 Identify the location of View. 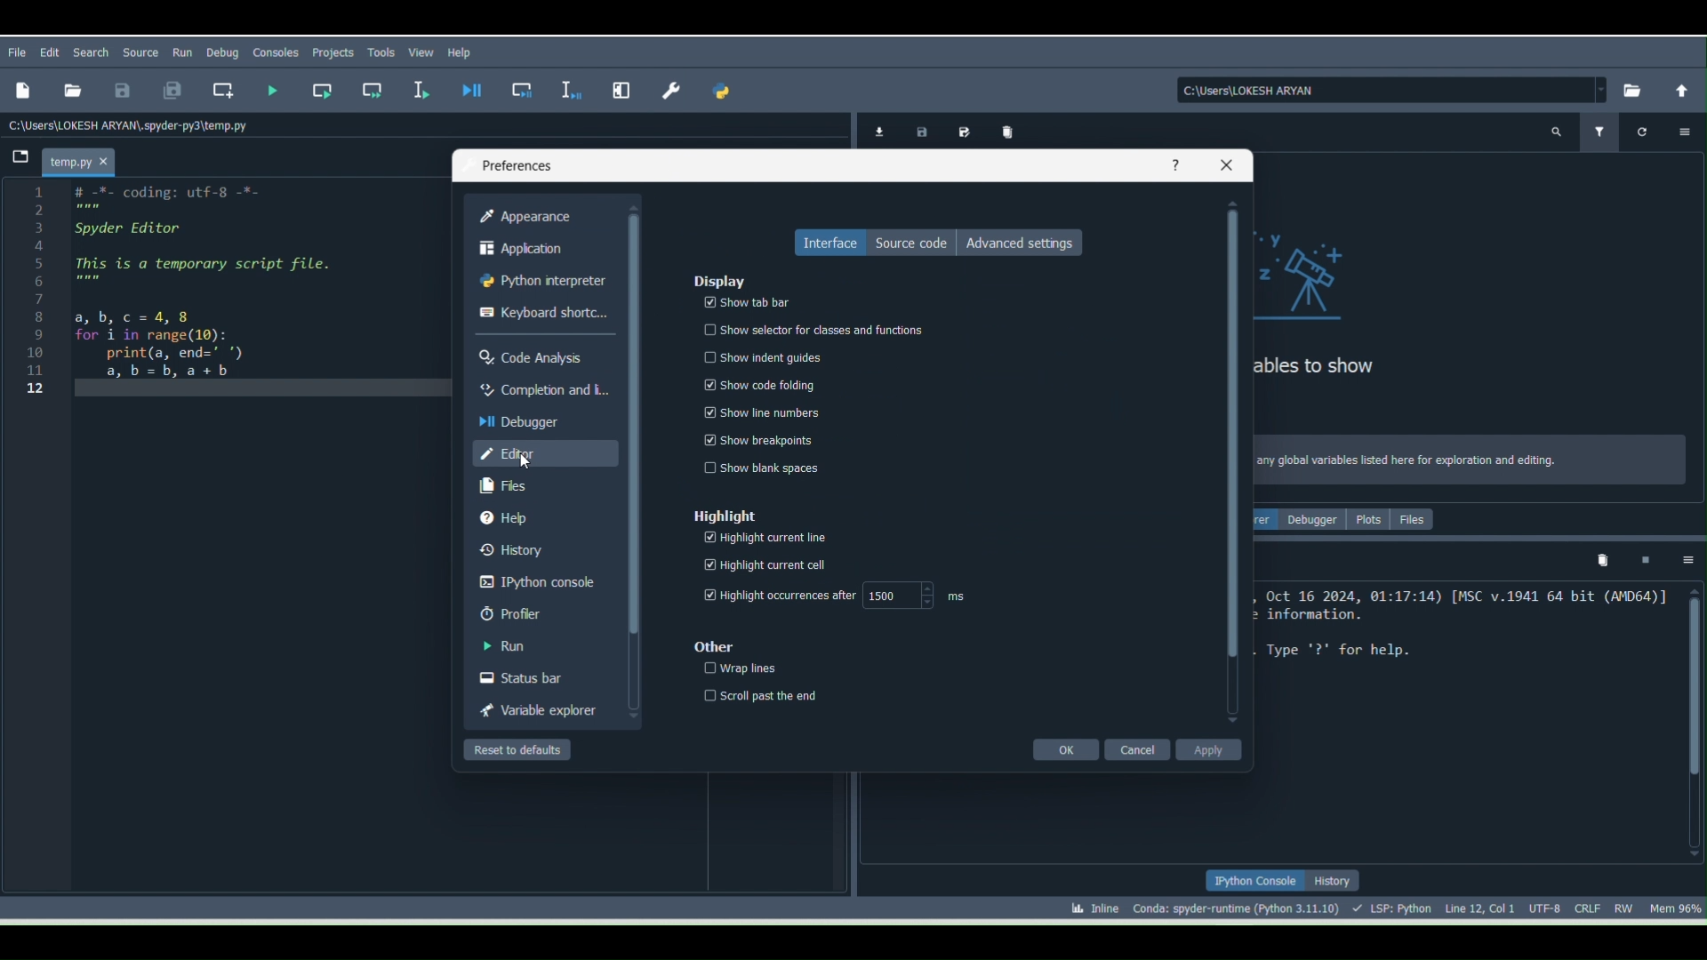
(422, 52).